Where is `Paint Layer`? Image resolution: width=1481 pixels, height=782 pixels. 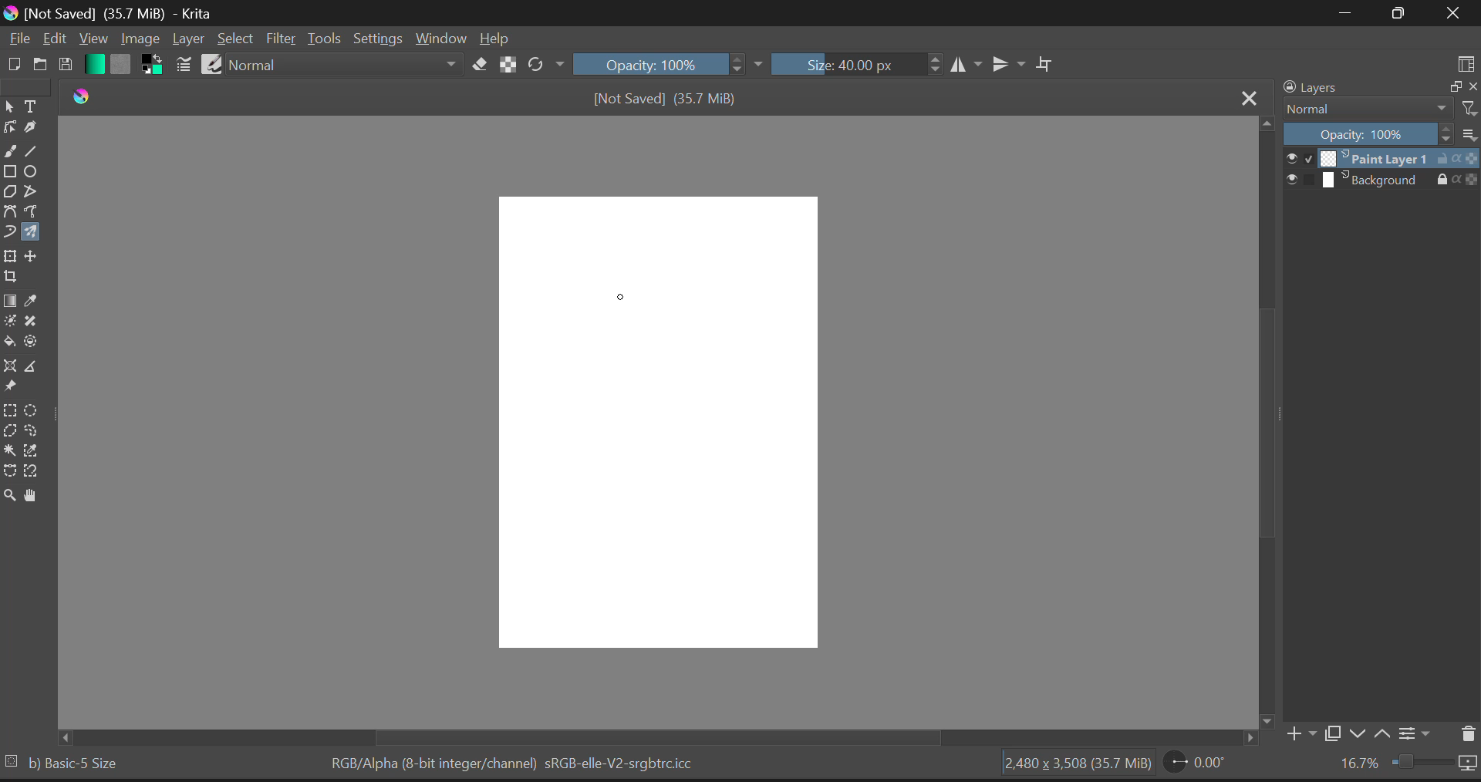
Paint Layer is located at coordinates (1382, 160).